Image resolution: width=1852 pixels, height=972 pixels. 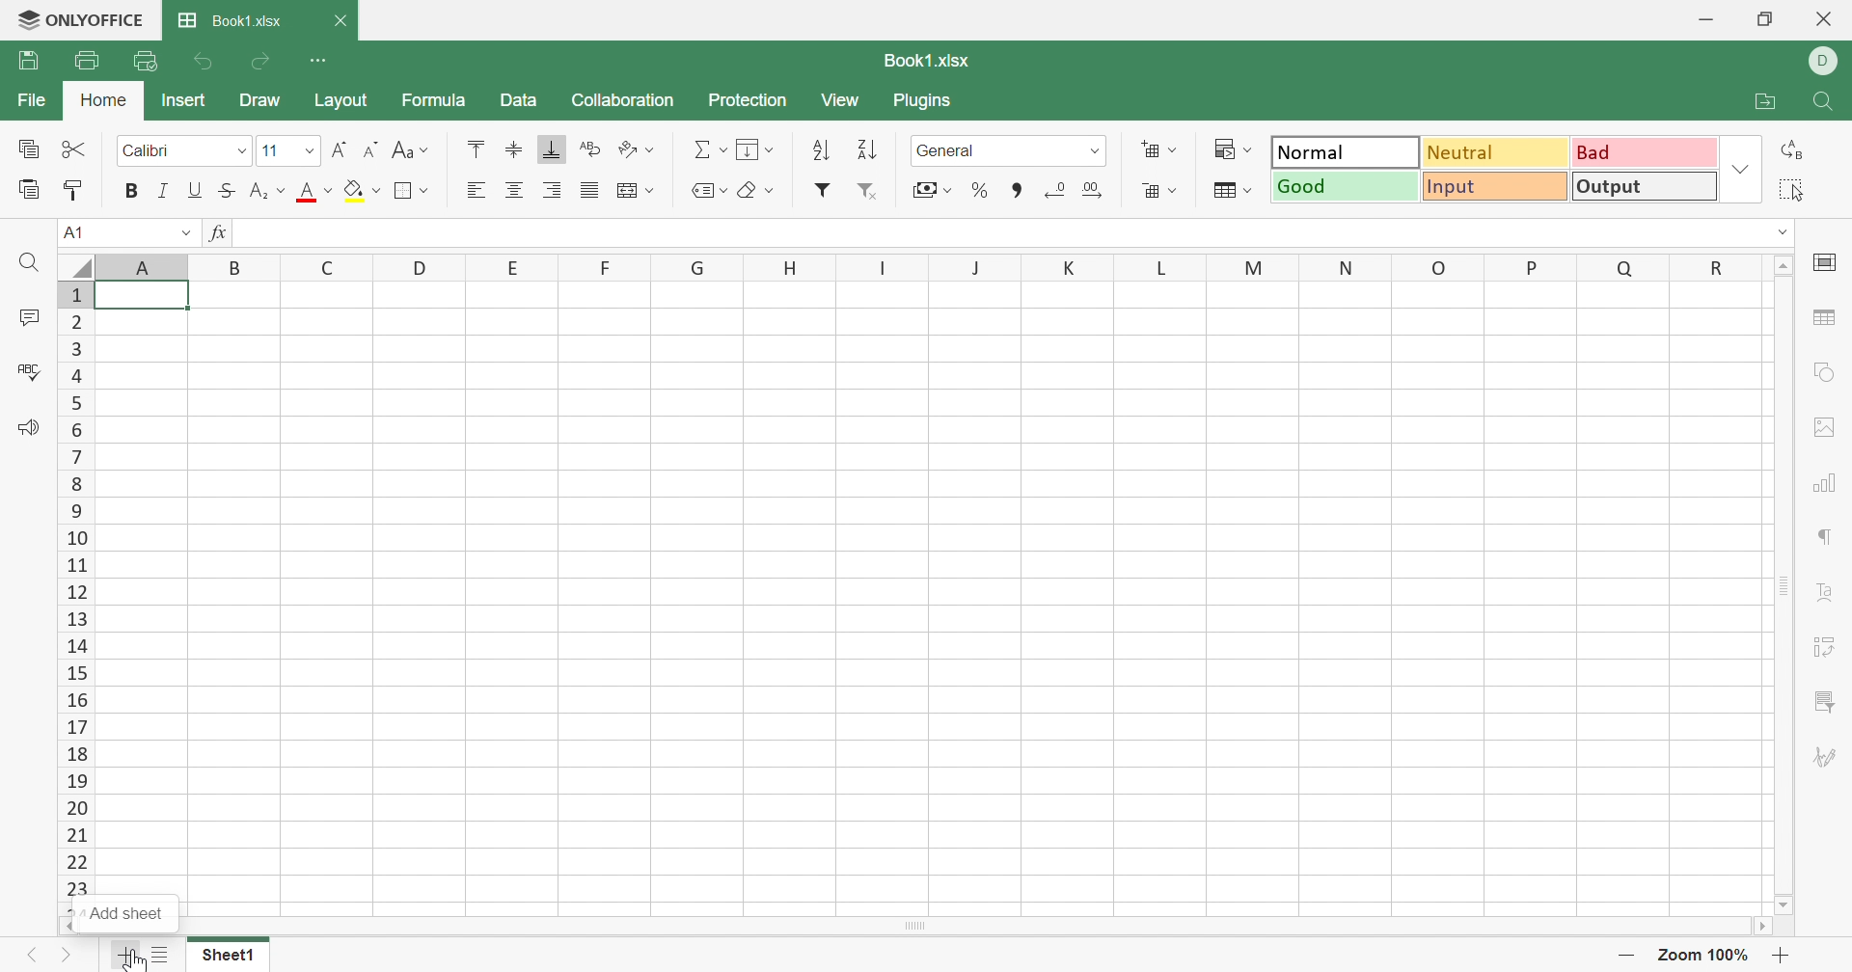 What do you see at coordinates (1496, 152) in the screenshot?
I see `Neutral` at bounding box center [1496, 152].